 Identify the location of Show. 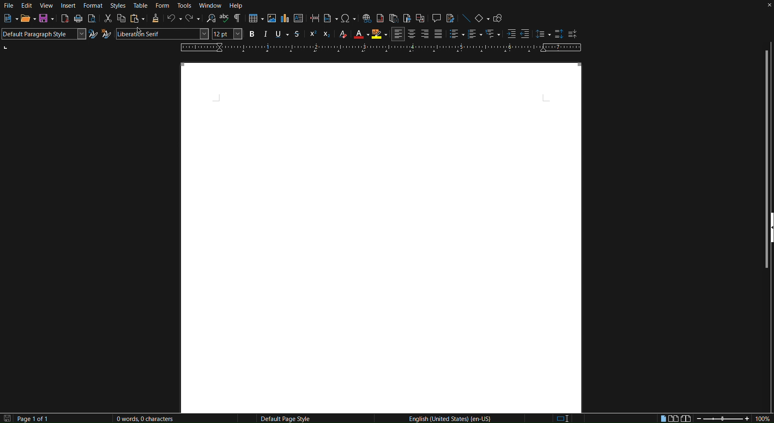
(769, 242).